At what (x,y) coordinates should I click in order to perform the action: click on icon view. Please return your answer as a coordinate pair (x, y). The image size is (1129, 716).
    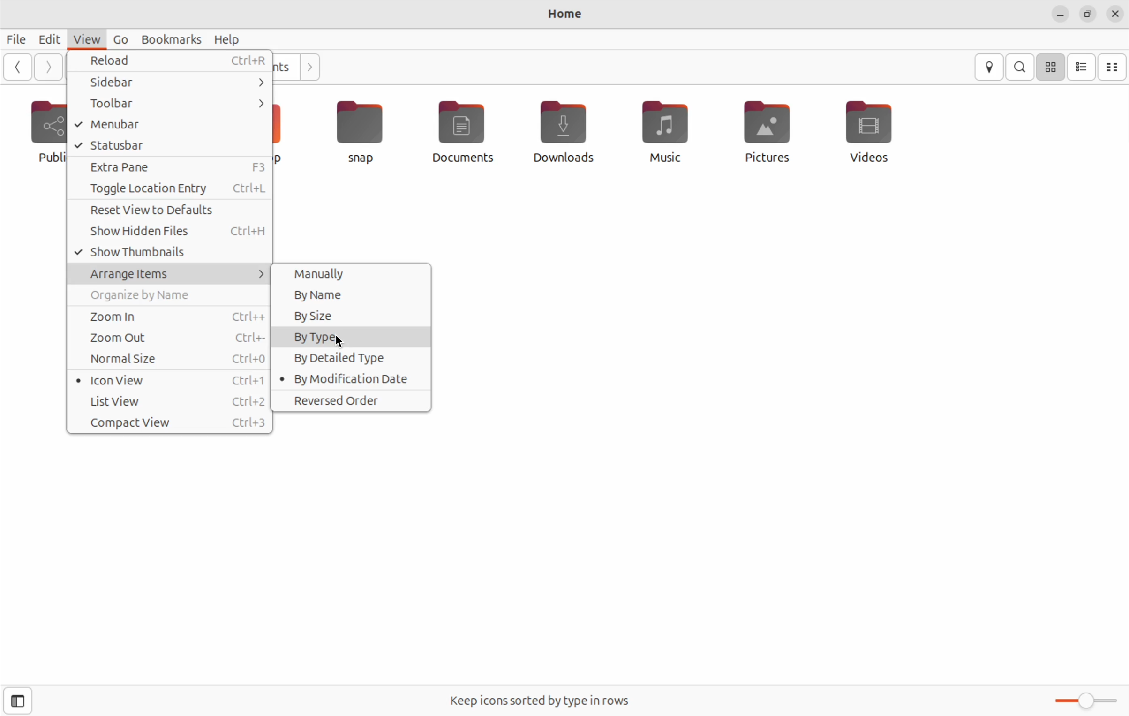
    Looking at the image, I should click on (1051, 66).